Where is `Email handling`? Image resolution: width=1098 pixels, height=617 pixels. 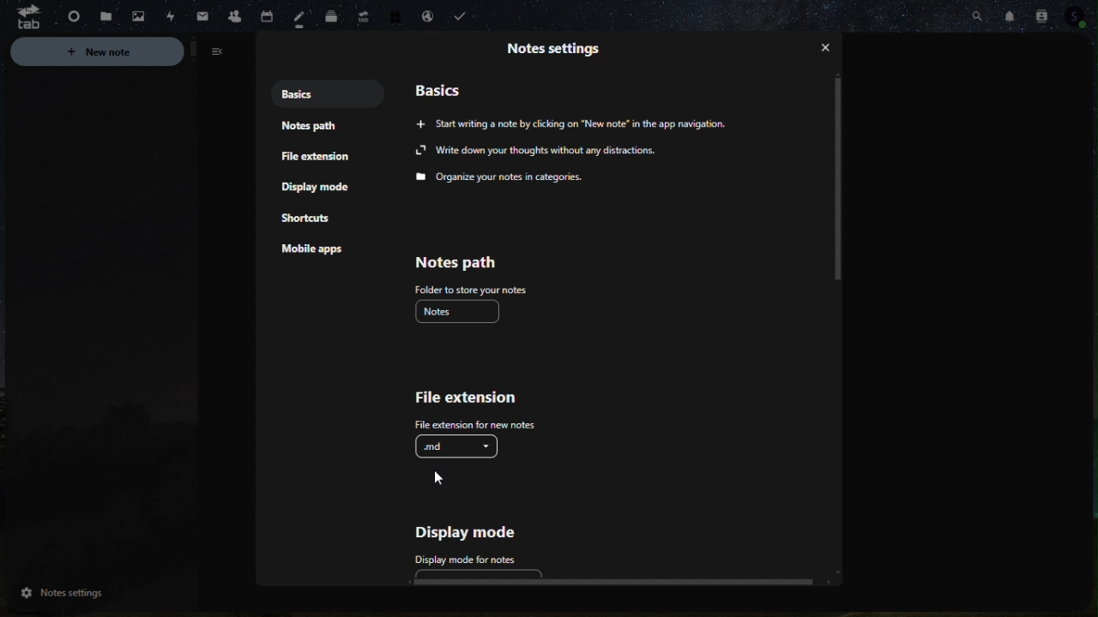 Email handling is located at coordinates (426, 18).